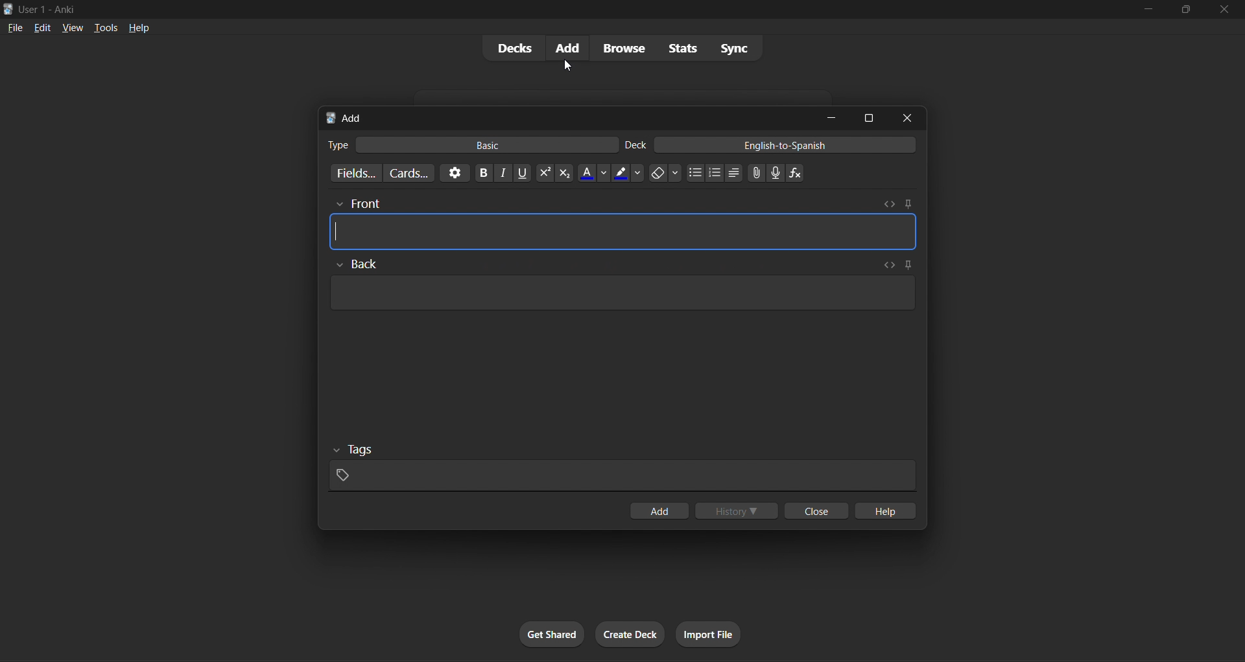 Image resolution: width=1245 pixels, height=662 pixels. I want to click on view, so click(67, 27).